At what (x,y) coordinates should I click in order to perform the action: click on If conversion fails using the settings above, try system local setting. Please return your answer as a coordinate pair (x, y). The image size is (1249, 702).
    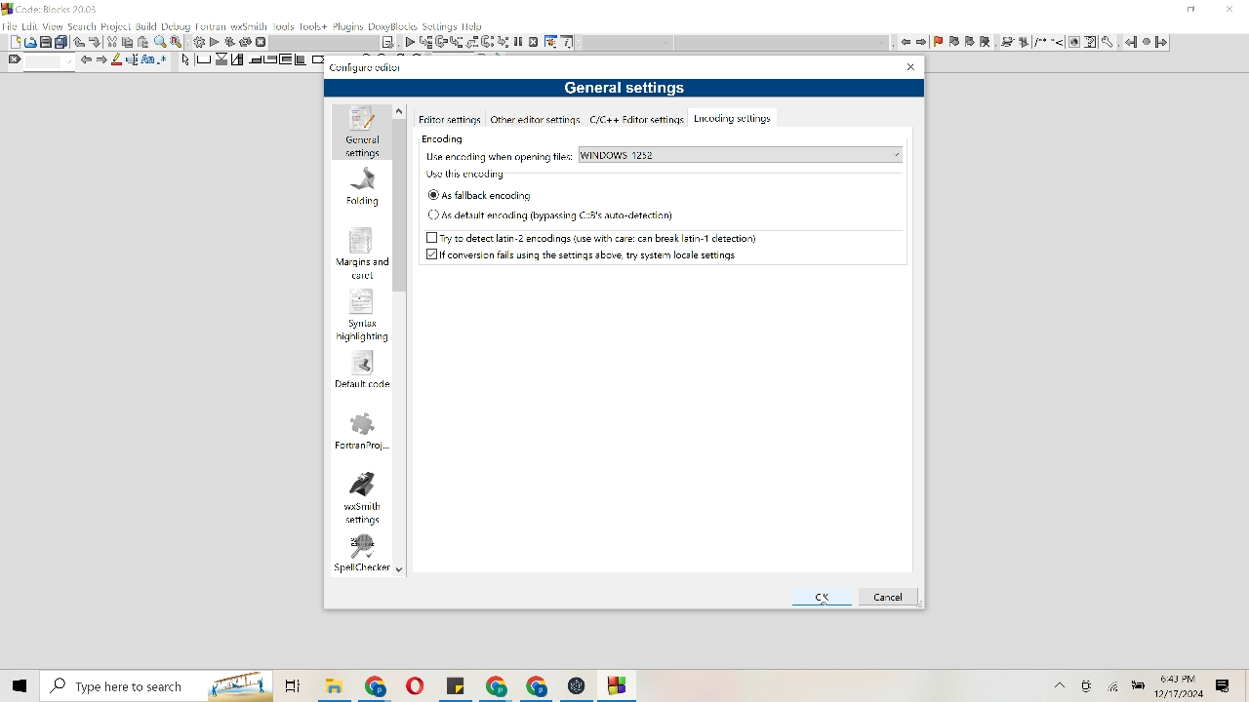
    Looking at the image, I should click on (590, 255).